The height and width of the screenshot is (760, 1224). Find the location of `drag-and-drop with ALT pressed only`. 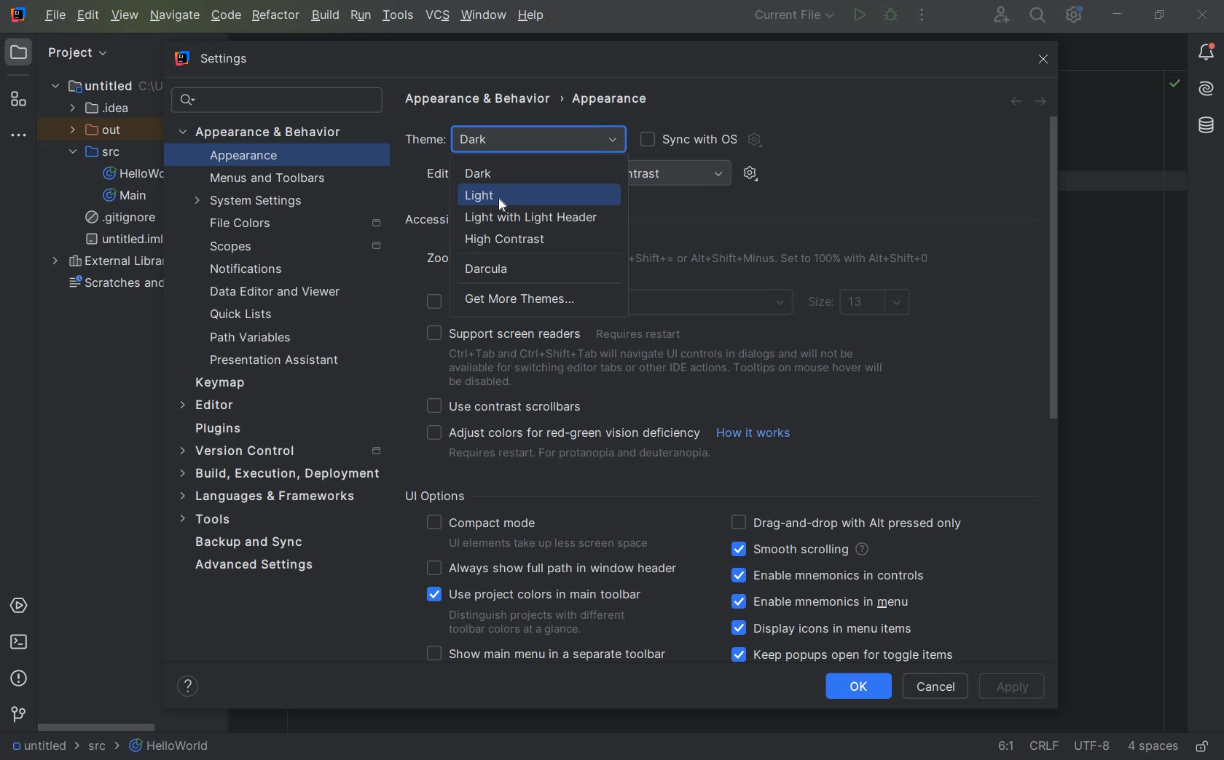

drag-and-drop with ALT pressed only is located at coordinates (847, 521).